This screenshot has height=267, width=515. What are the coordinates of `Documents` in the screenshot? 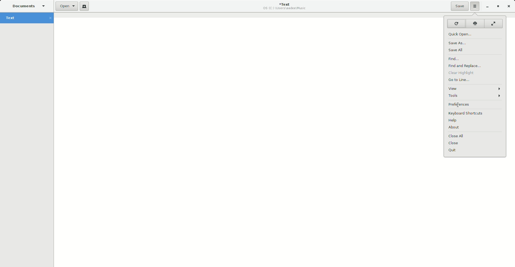 It's located at (26, 6).